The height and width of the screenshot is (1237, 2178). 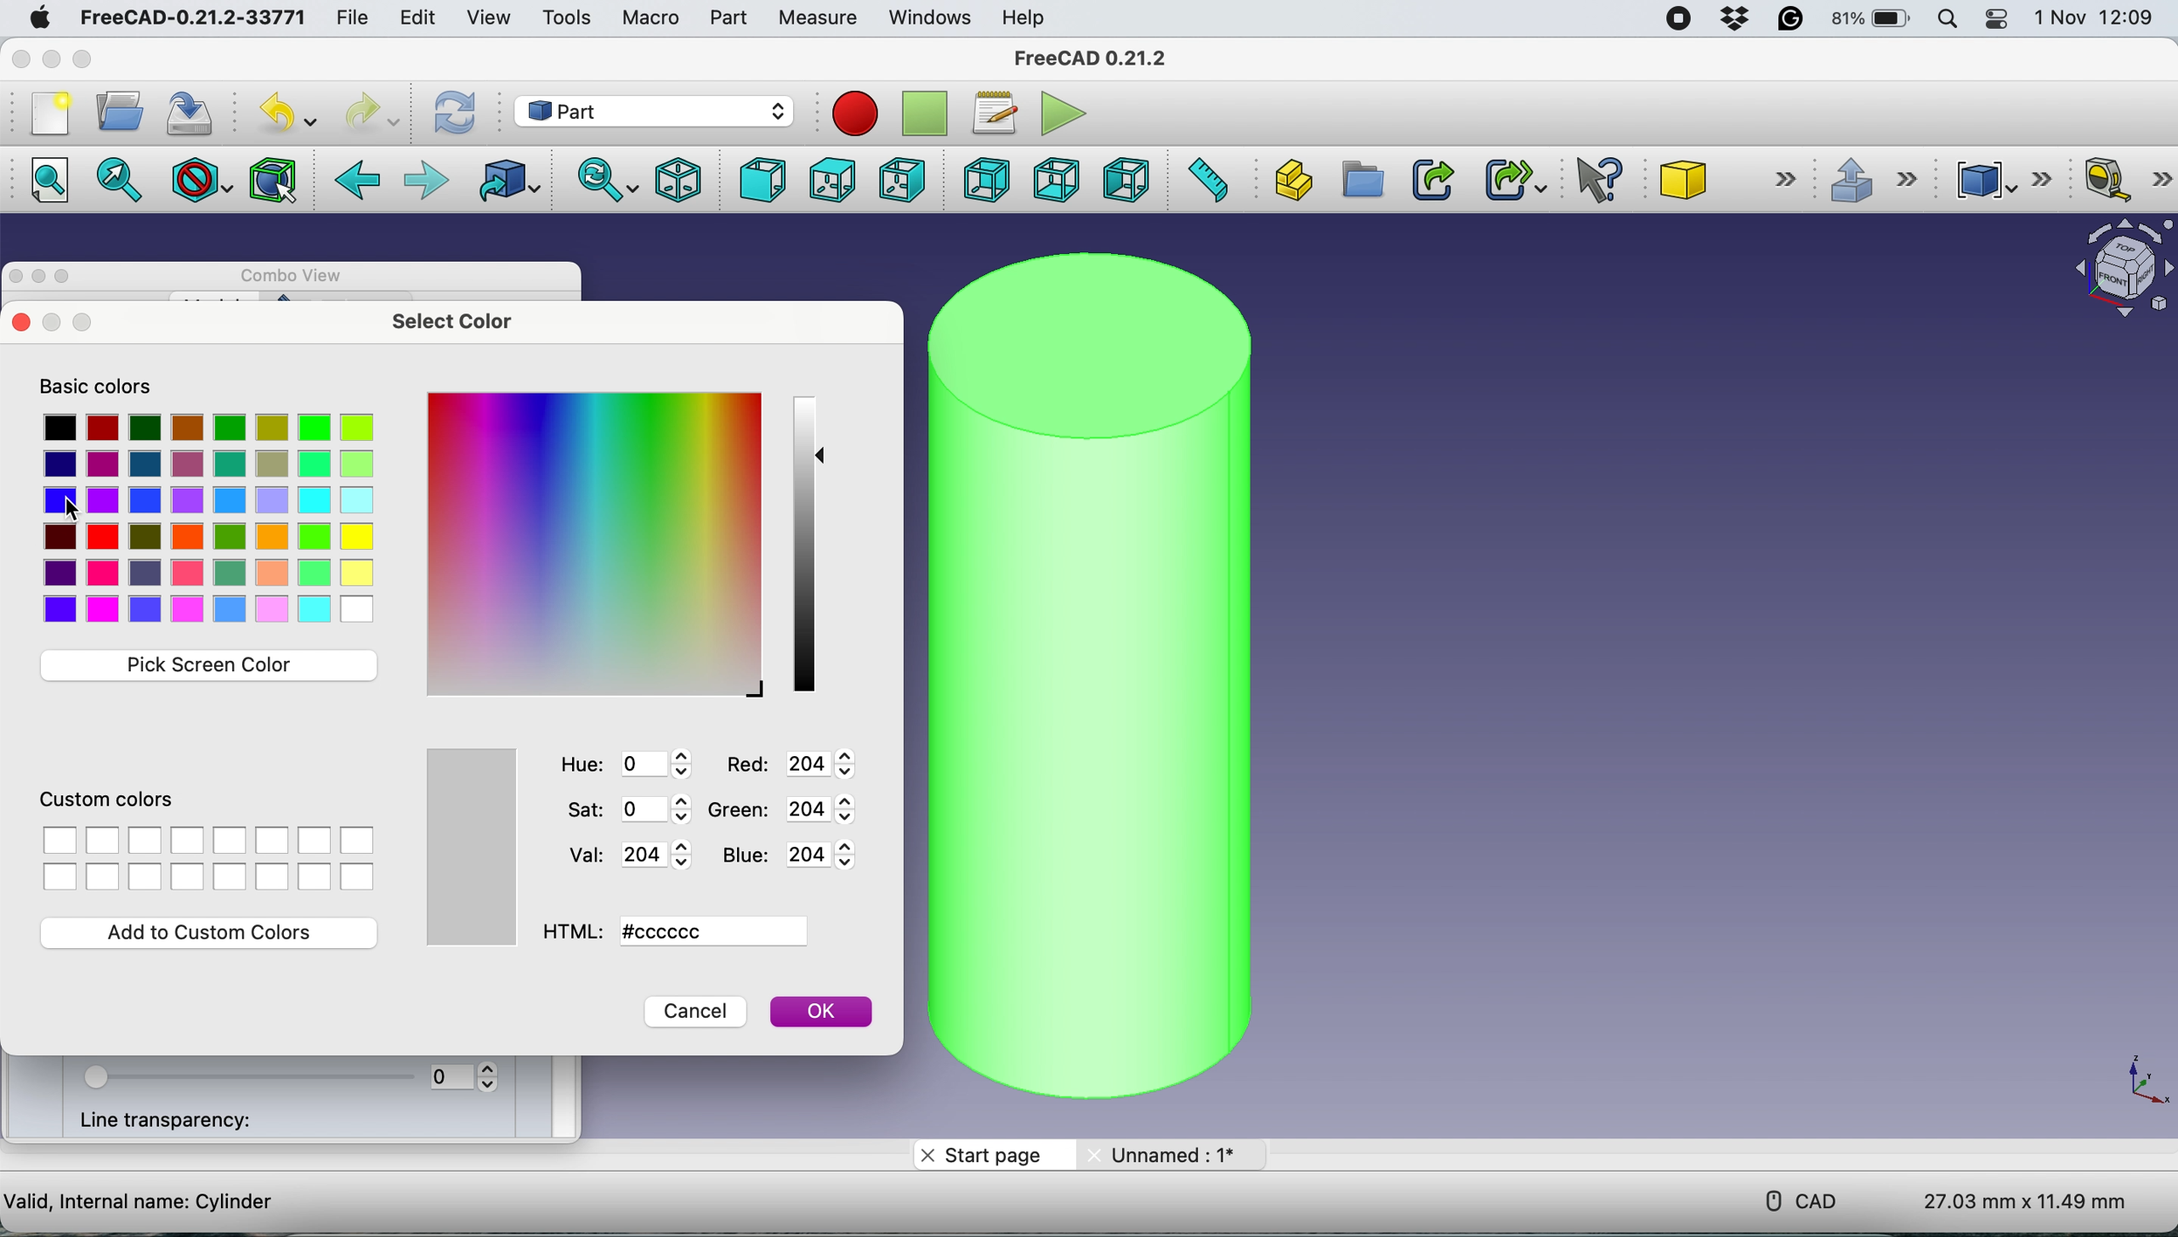 I want to click on date and time, so click(x=2094, y=18).